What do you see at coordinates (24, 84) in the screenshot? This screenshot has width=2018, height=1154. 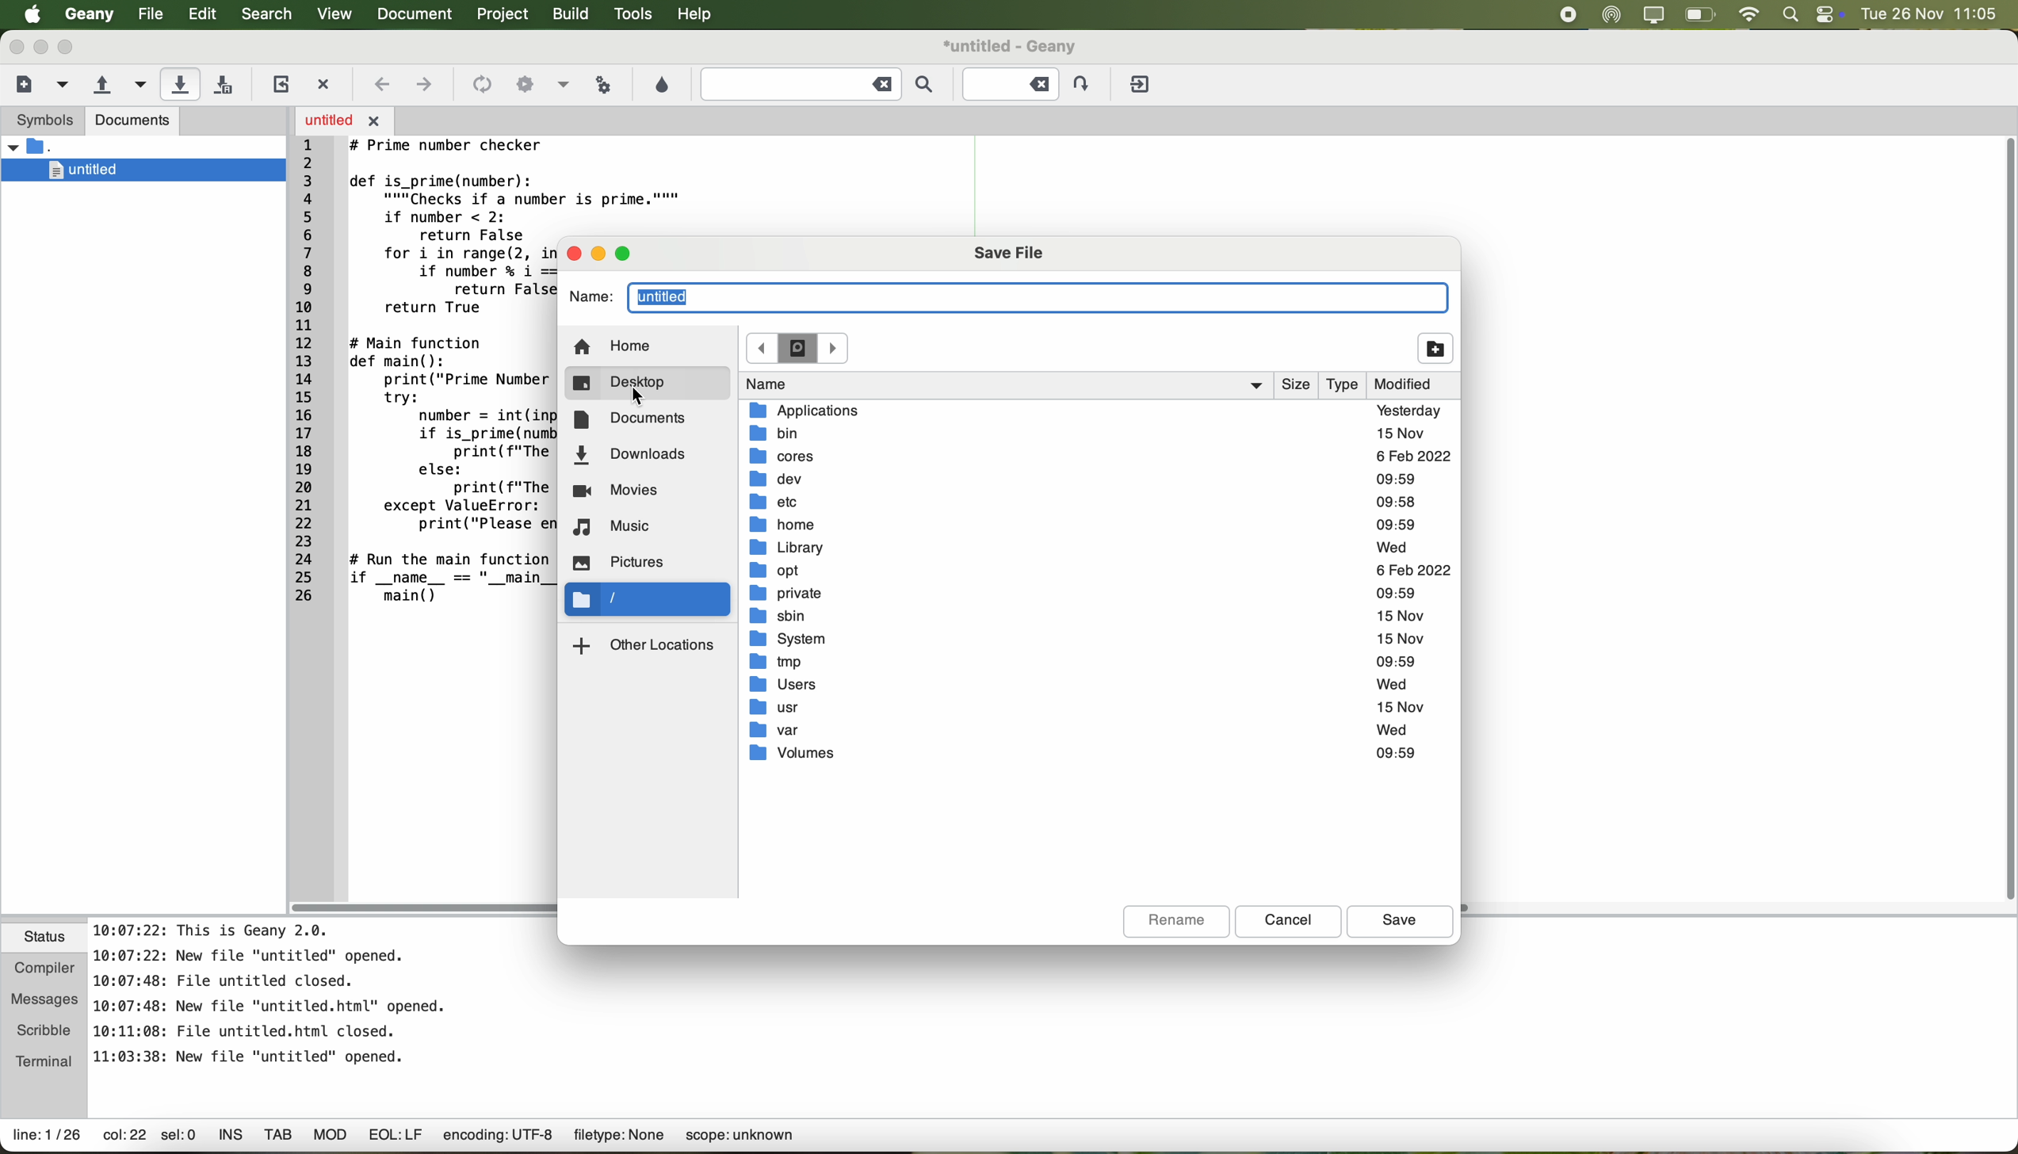 I see `create a new file` at bounding box center [24, 84].